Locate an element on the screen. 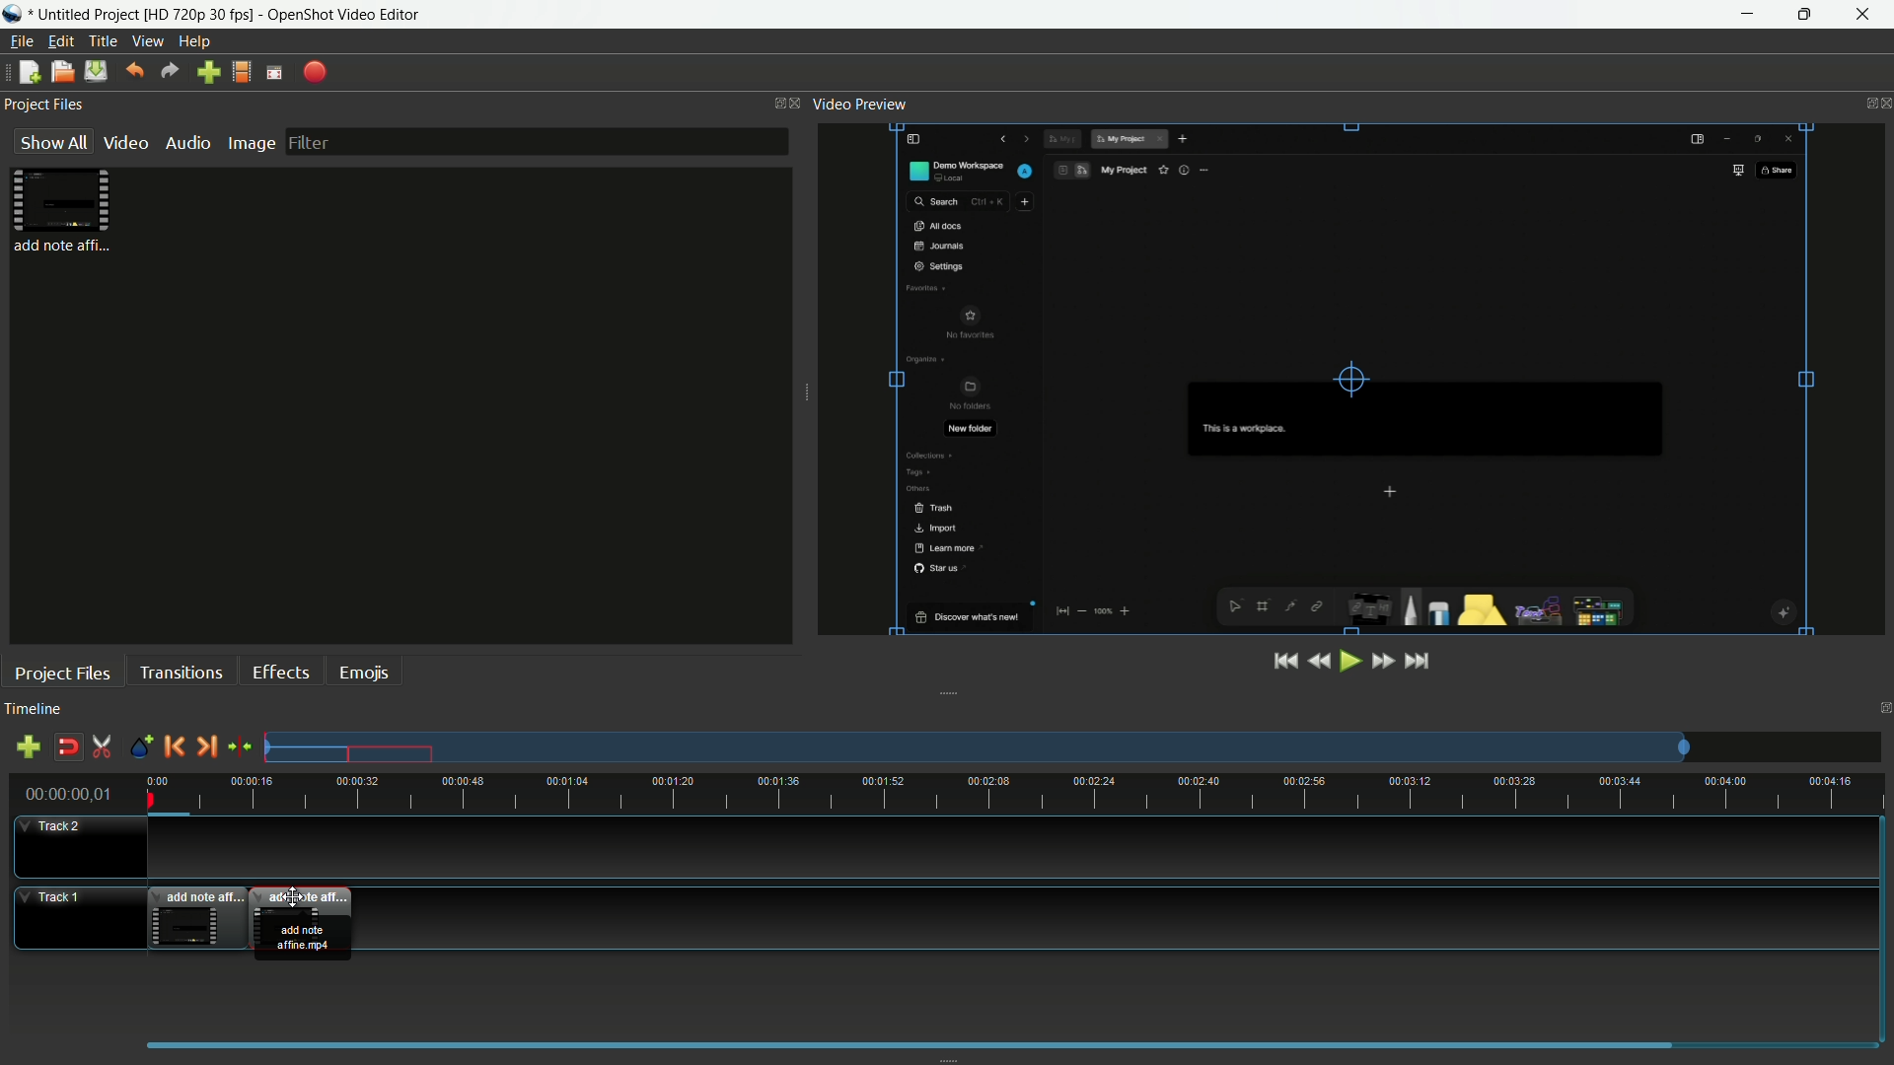 Image resolution: width=1894 pixels, height=1065 pixels. export is located at coordinates (313, 72).